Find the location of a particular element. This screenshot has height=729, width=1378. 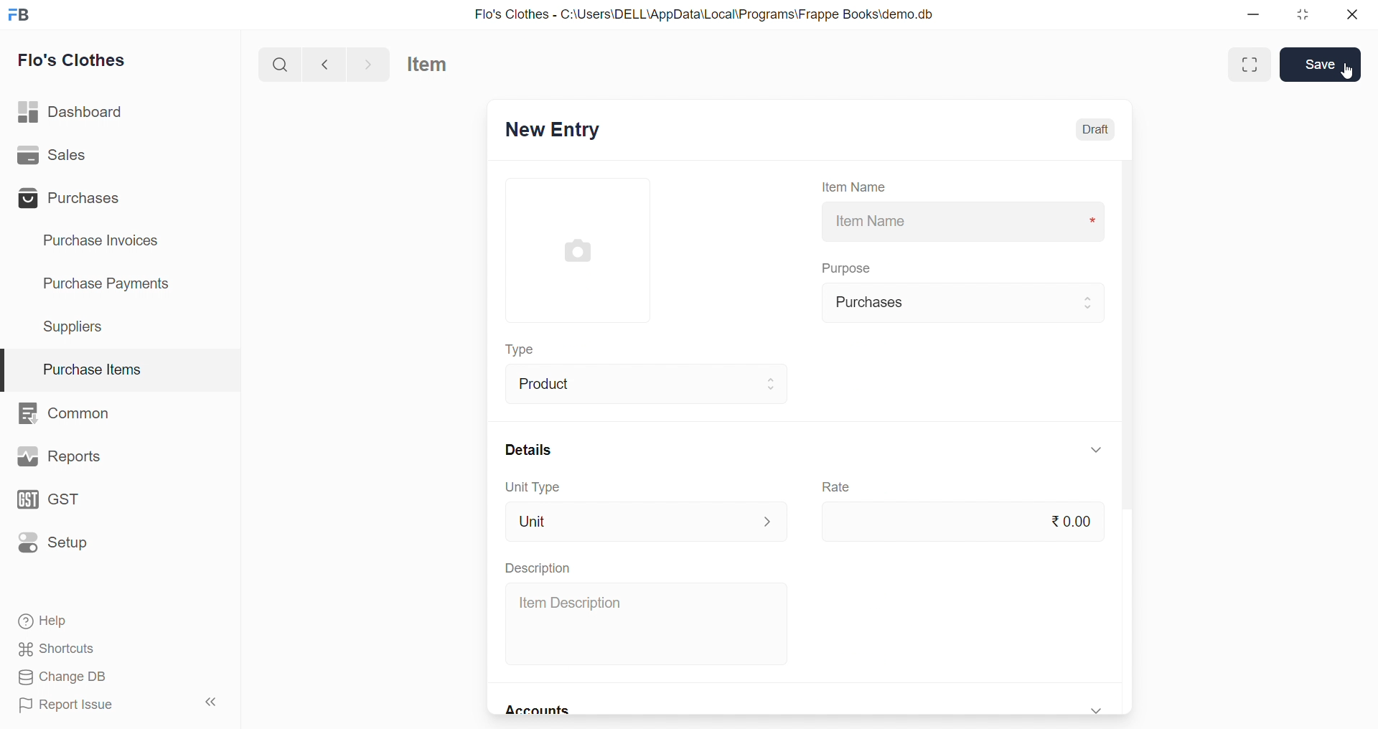

Shortcuts is located at coordinates (116, 648).